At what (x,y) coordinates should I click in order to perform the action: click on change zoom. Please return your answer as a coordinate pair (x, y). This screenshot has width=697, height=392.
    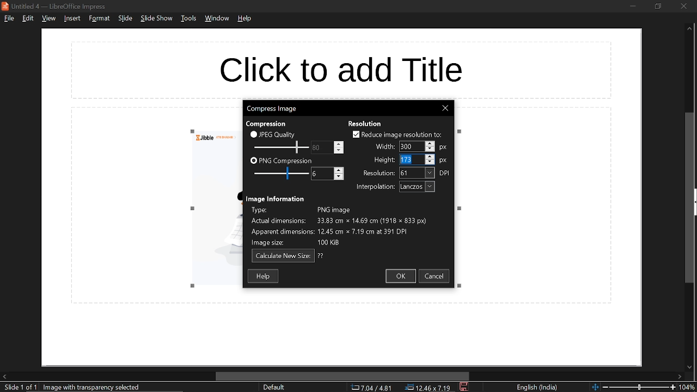
    Looking at the image, I should click on (633, 388).